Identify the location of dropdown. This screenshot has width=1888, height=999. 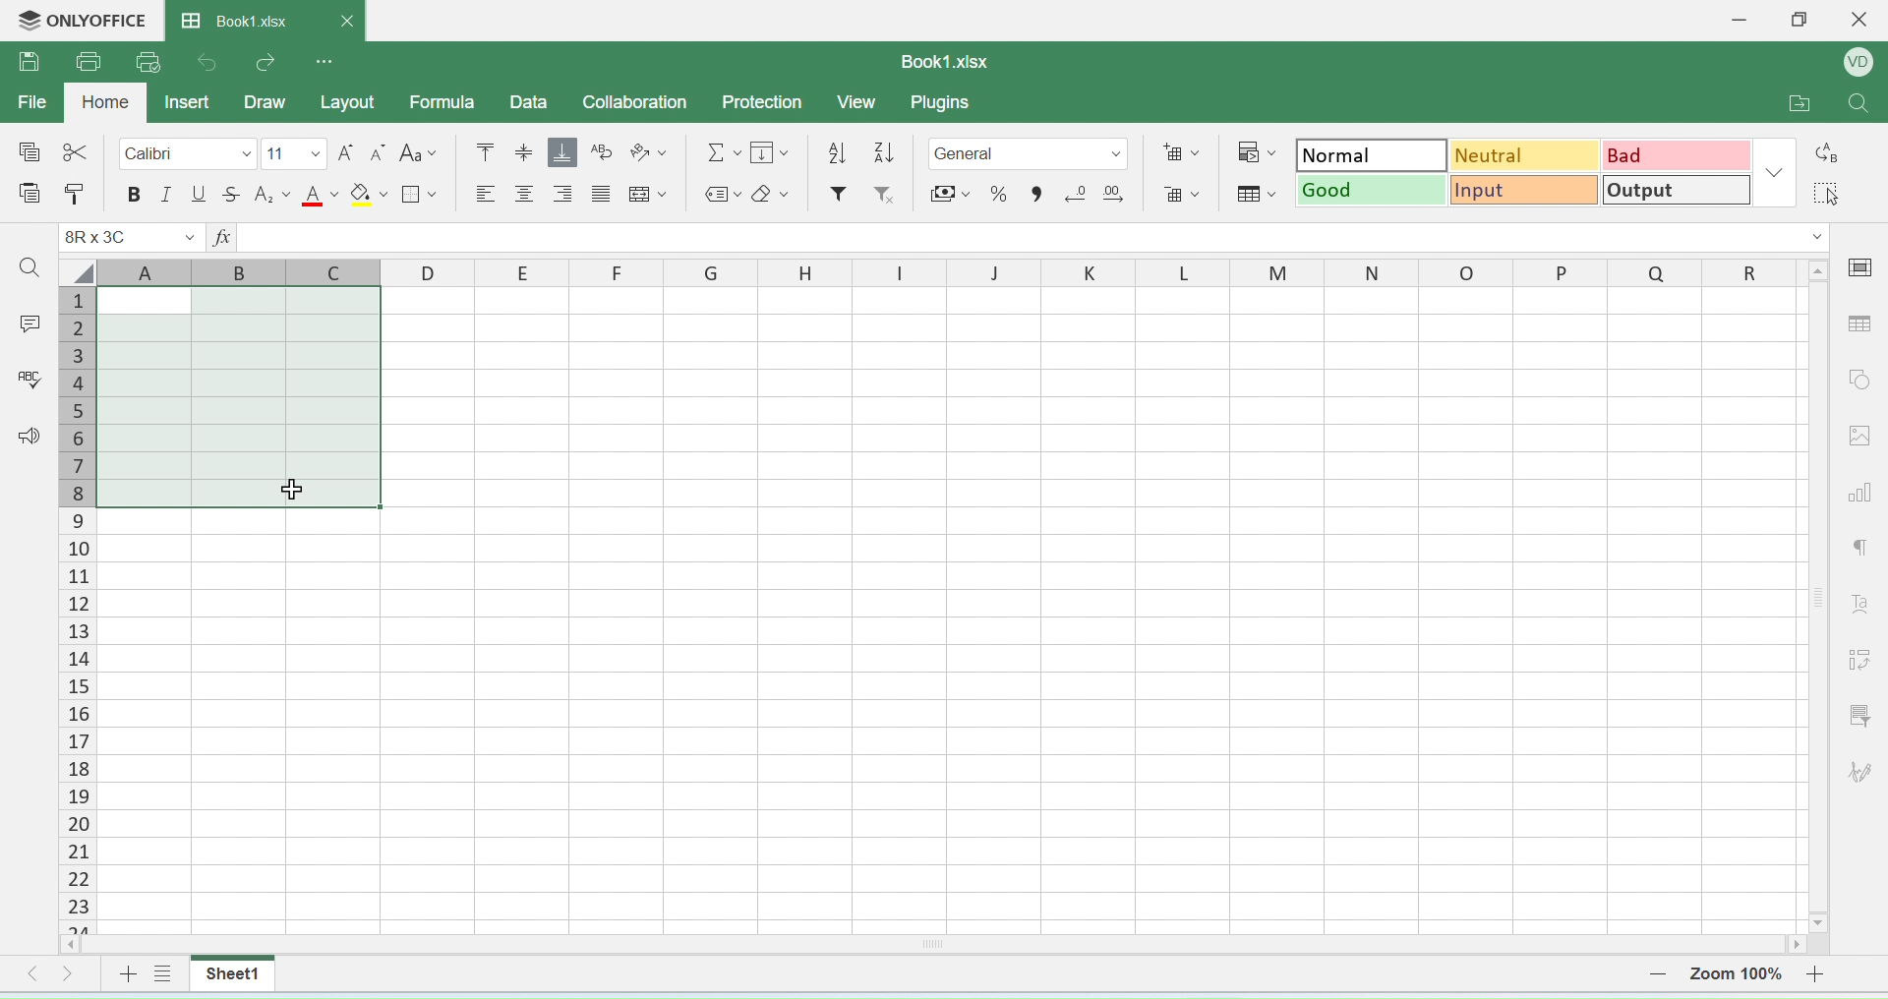
(1777, 174).